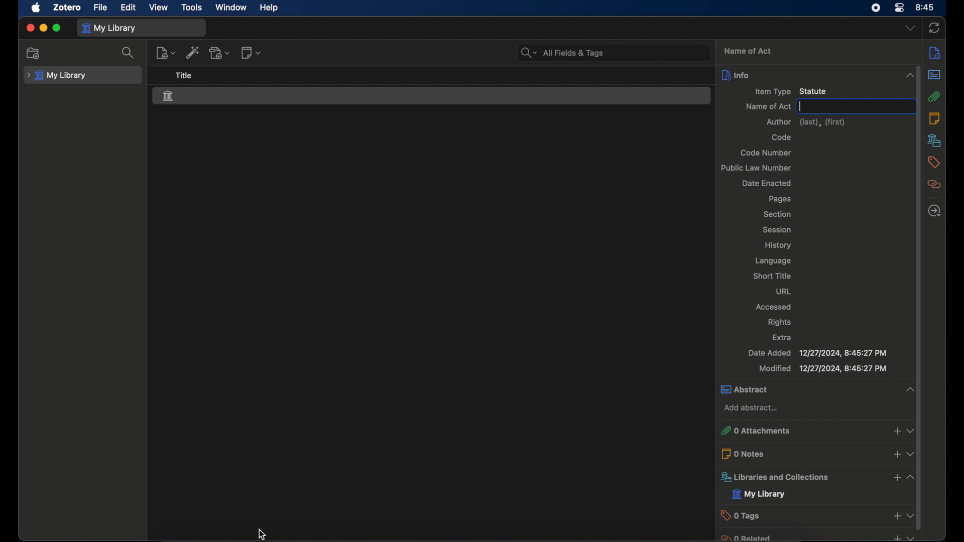 The height and width of the screenshot is (542, 964). I want to click on date added, so click(816, 353).